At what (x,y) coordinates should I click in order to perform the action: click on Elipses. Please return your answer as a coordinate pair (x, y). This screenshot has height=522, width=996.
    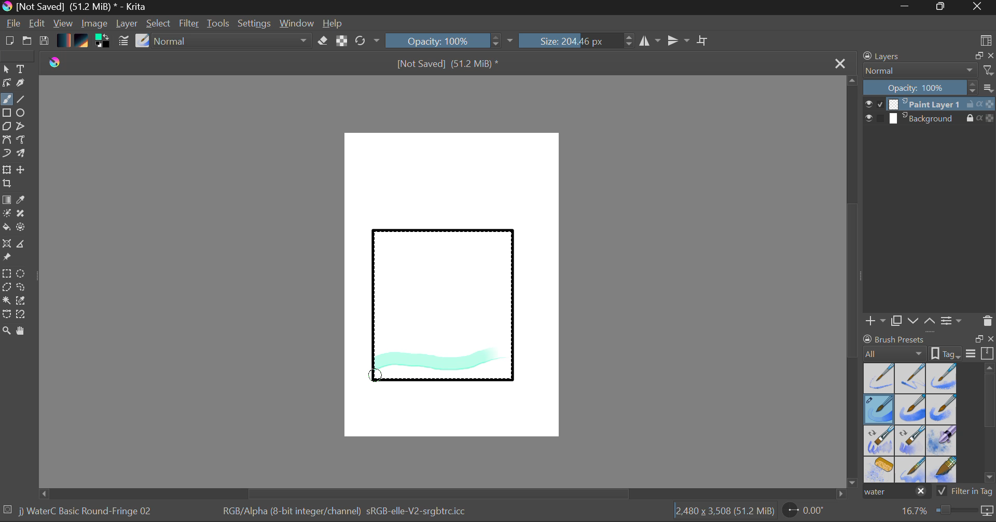
    Looking at the image, I should click on (22, 114).